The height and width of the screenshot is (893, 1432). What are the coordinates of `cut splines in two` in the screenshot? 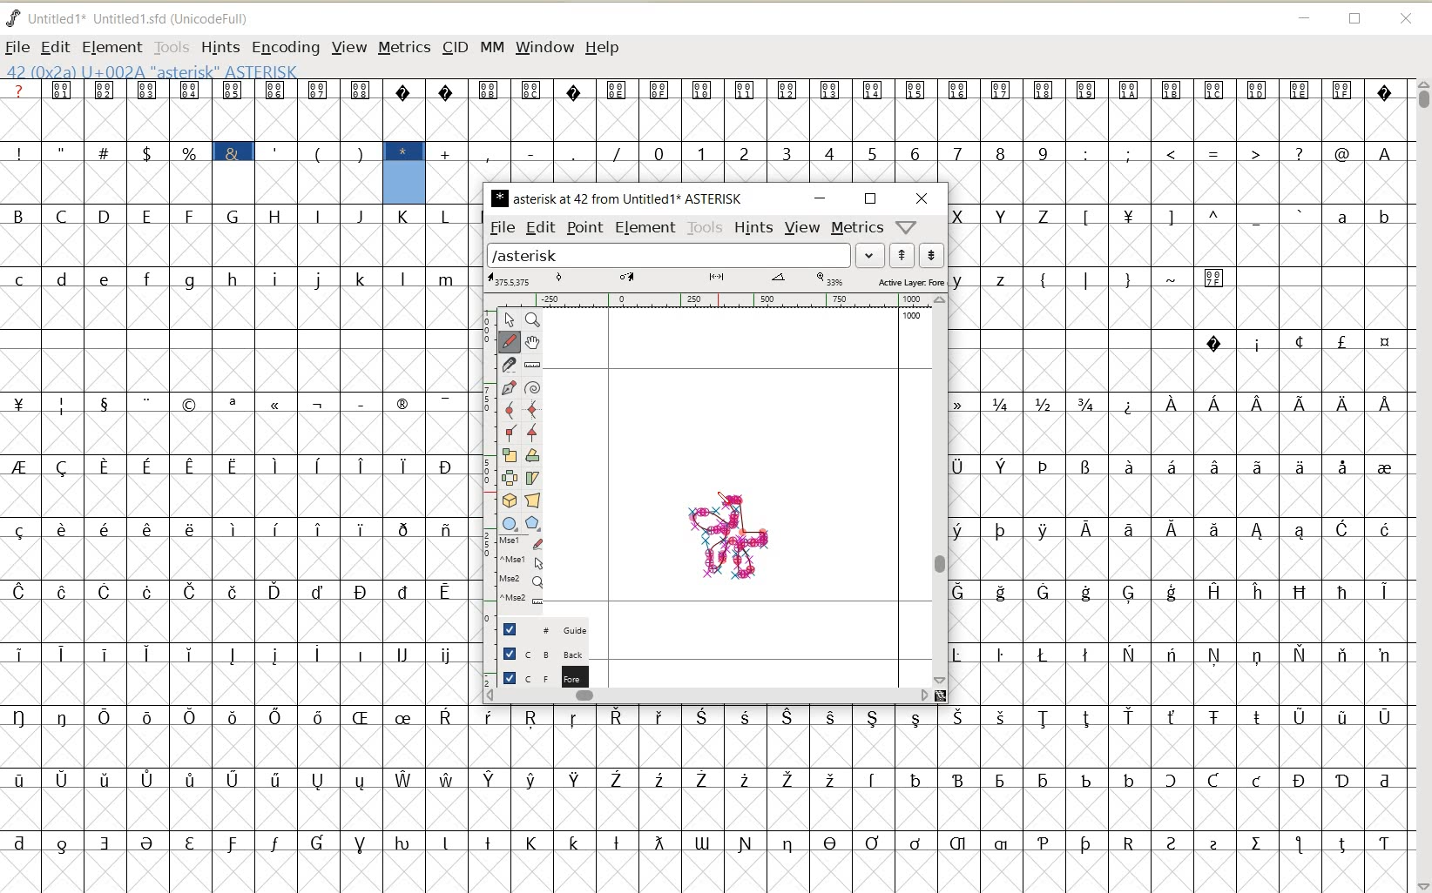 It's located at (510, 366).